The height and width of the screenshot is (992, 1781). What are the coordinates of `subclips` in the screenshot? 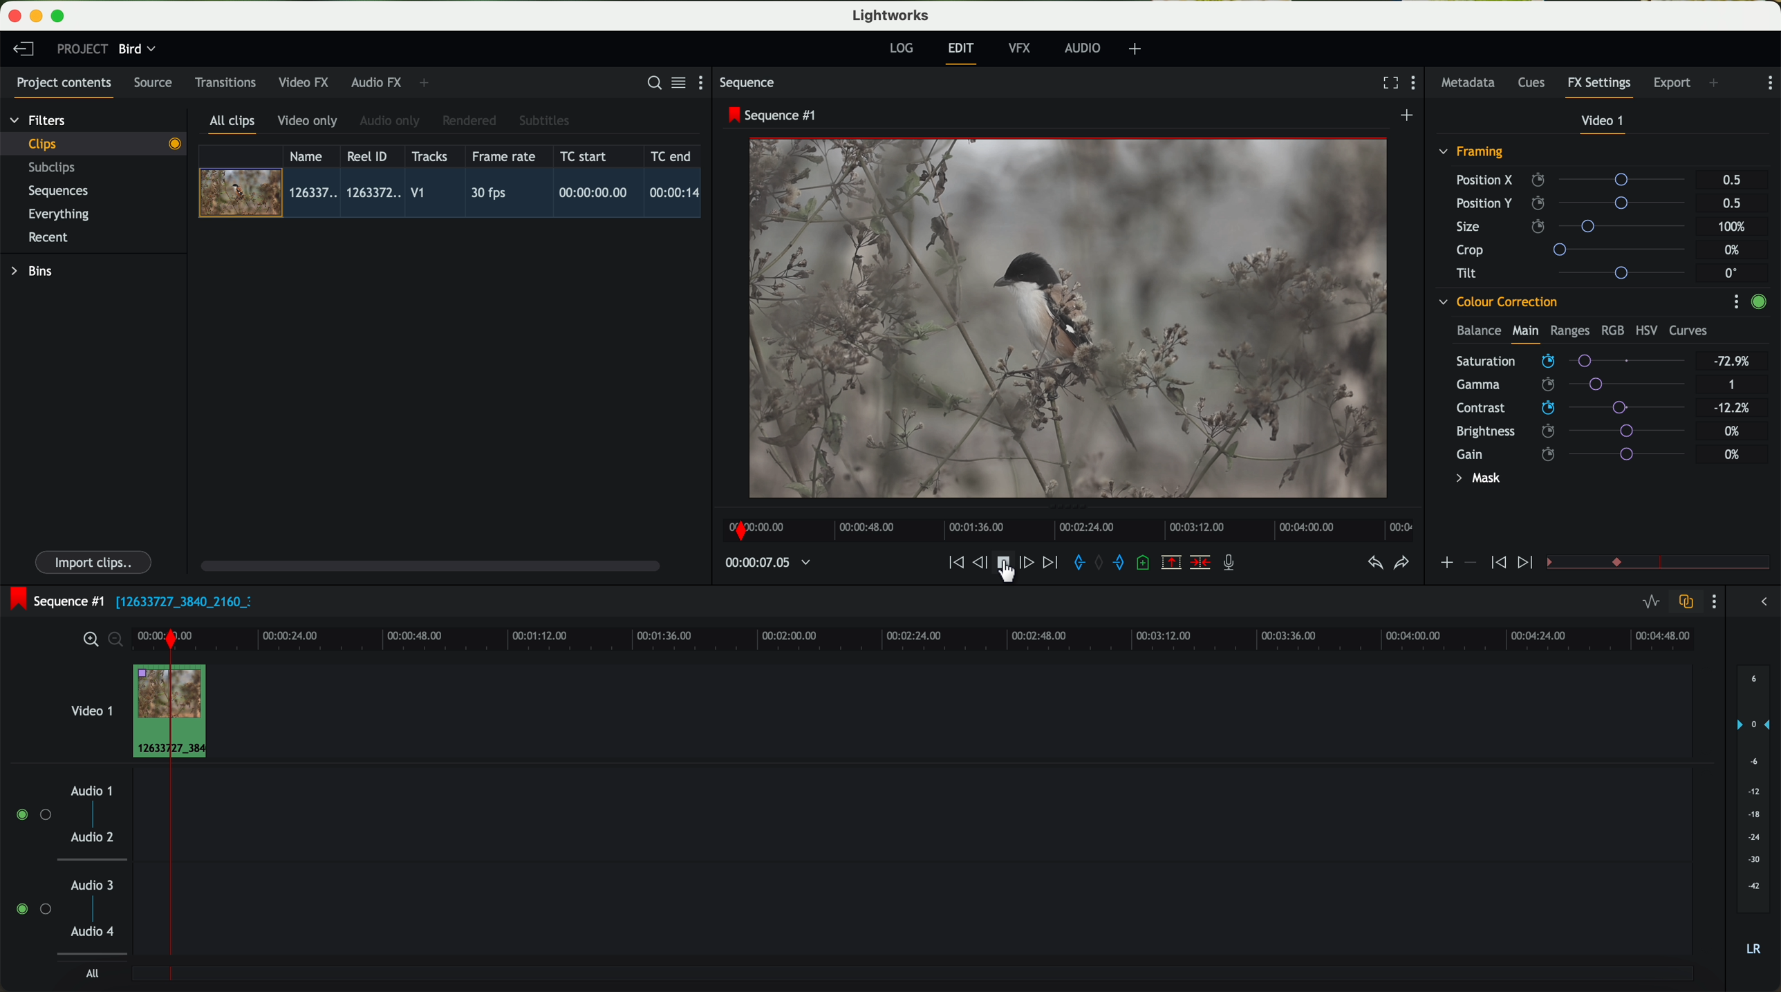 It's located at (55, 169).